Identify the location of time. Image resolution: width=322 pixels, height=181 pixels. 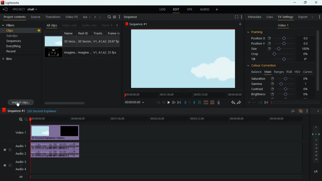
(166, 119).